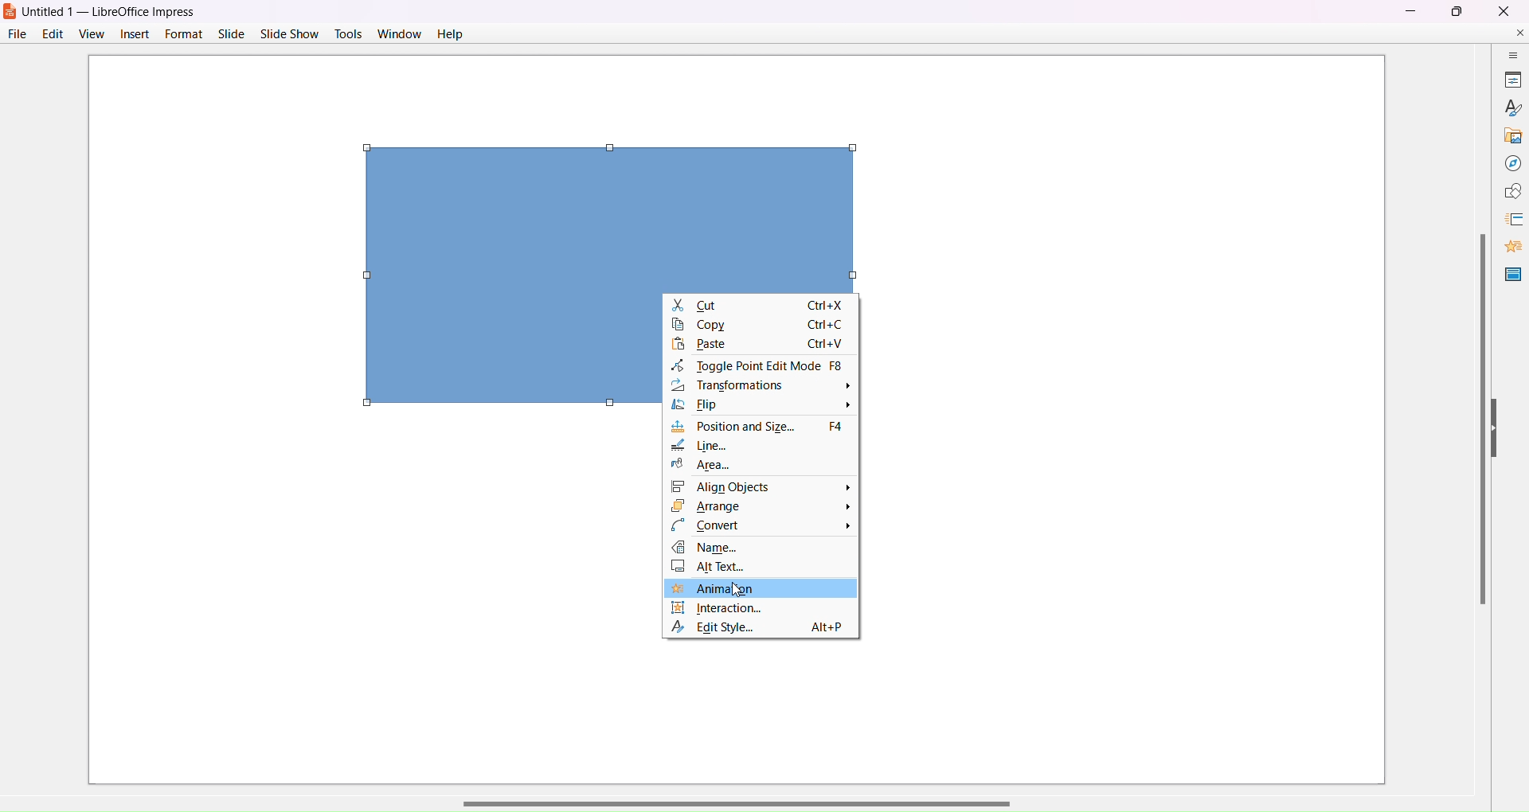 The height and width of the screenshot is (812, 1529). Describe the element at coordinates (1519, 32) in the screenshot. I see `Close Document` at that location.